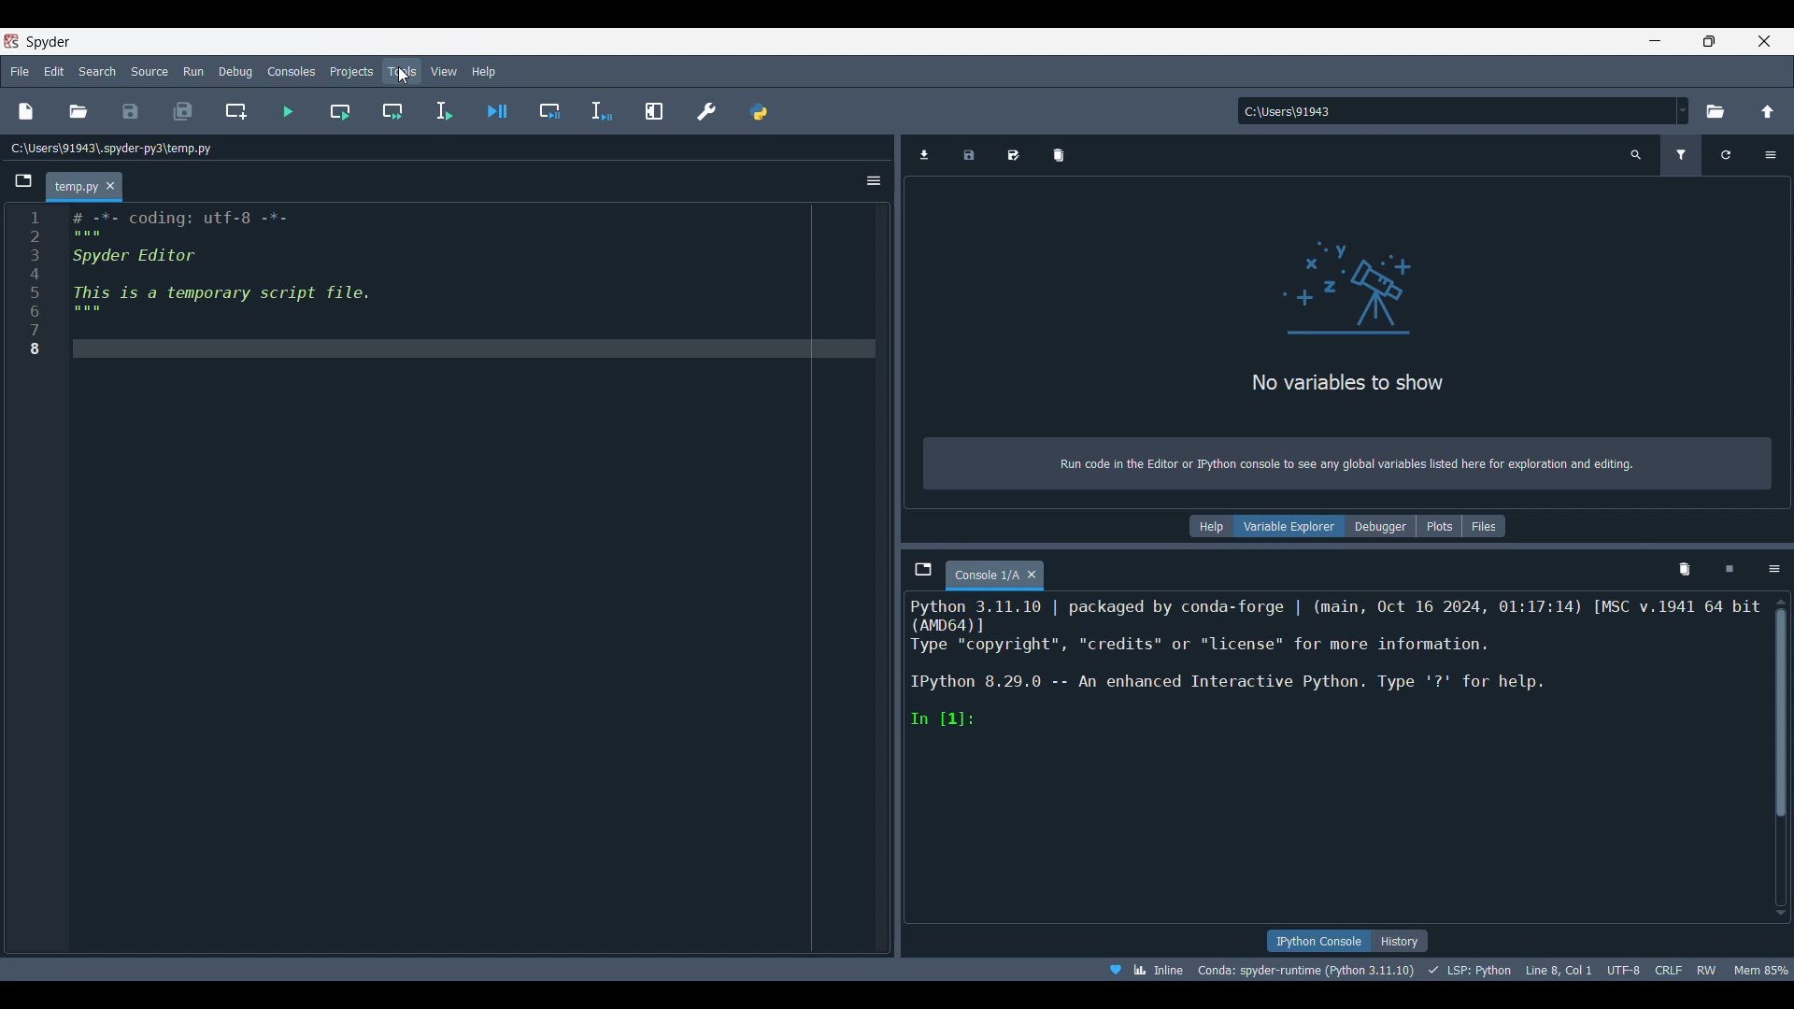 The height and width of the screenshot is (1009, 1794). I want to click on Input location, so click(1455, 110).